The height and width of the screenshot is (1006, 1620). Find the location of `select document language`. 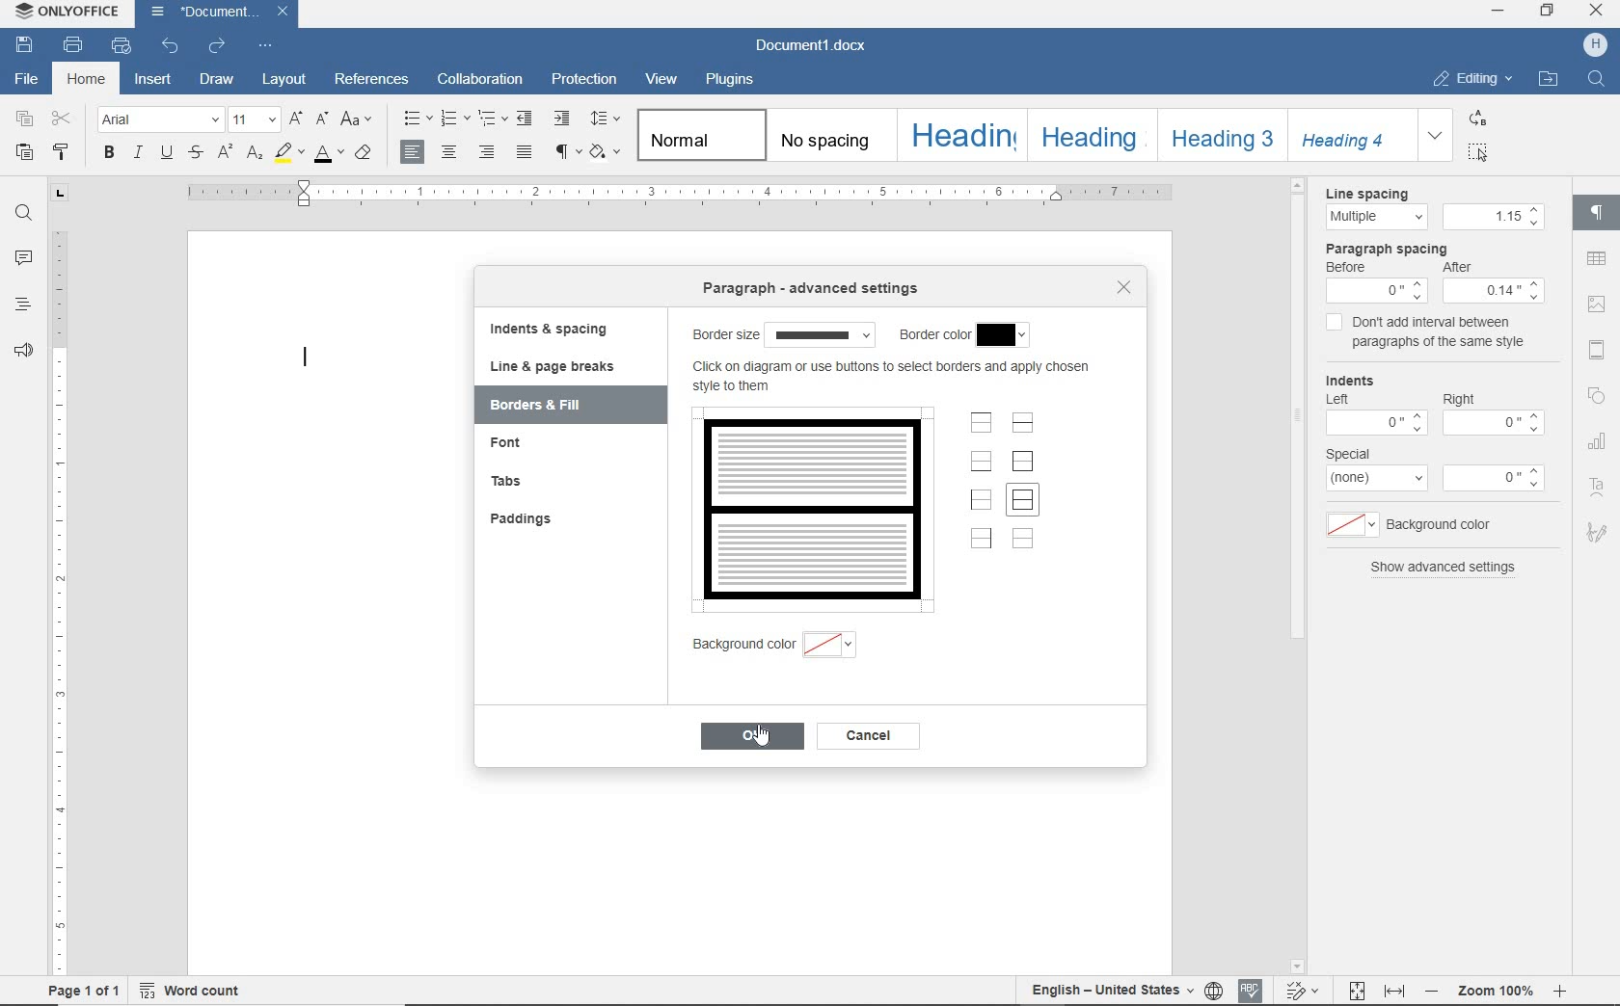

select document language is located at coordinates (1213, 990).